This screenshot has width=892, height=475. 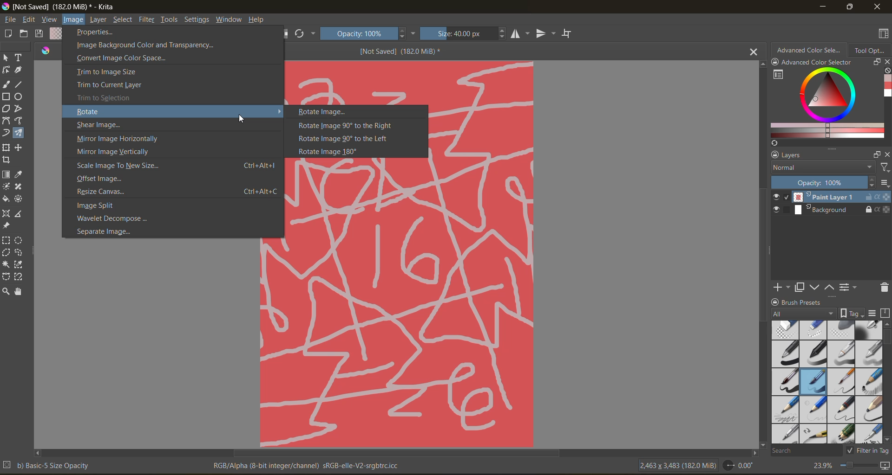 What do you see at coordinates (99, 125) in the screenshot?
I see `shear image` at bounding box center [99, 125].